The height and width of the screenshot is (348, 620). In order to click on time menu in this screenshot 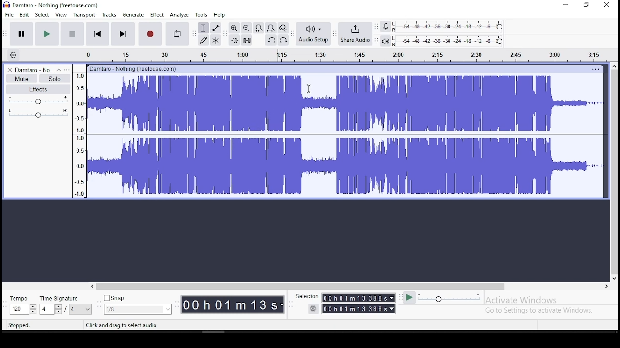, I will do `click(232, 304)`.